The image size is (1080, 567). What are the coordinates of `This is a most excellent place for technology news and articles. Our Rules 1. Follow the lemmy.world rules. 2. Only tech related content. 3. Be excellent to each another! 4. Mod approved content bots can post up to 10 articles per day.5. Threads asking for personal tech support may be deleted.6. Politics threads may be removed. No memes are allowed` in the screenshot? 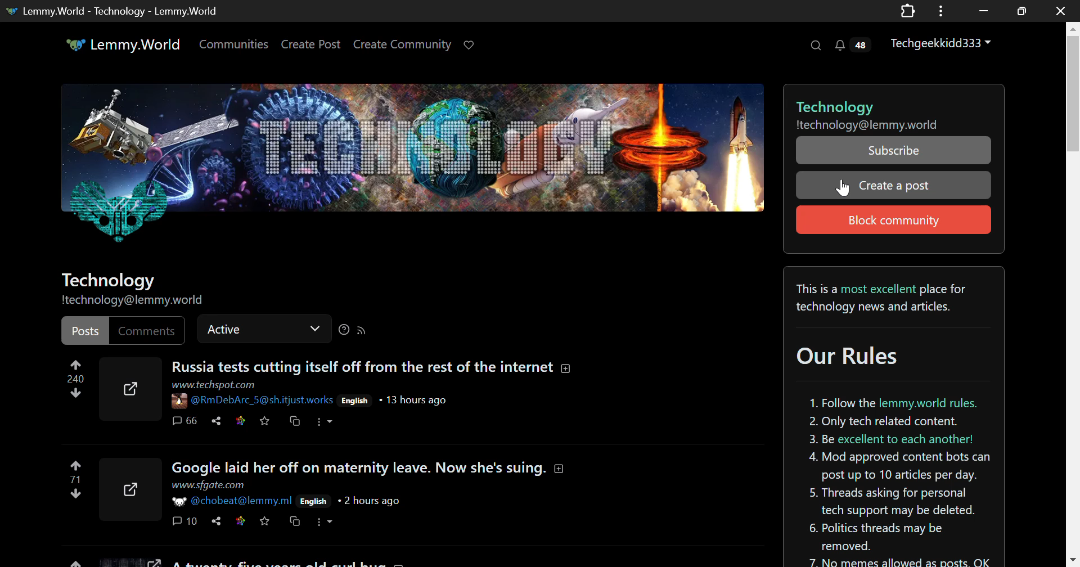 It's located at (888, 417).